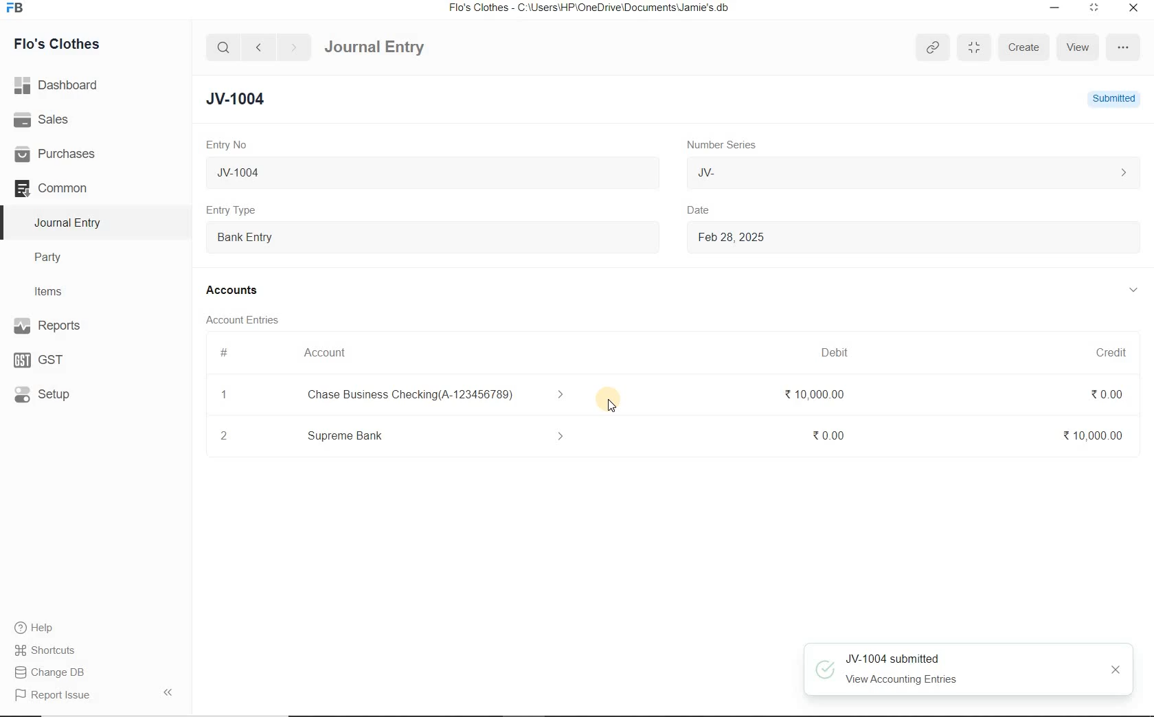  Describe the element at coordinates (824, 433) in the screenshot. I see `₹0.00` at that location.